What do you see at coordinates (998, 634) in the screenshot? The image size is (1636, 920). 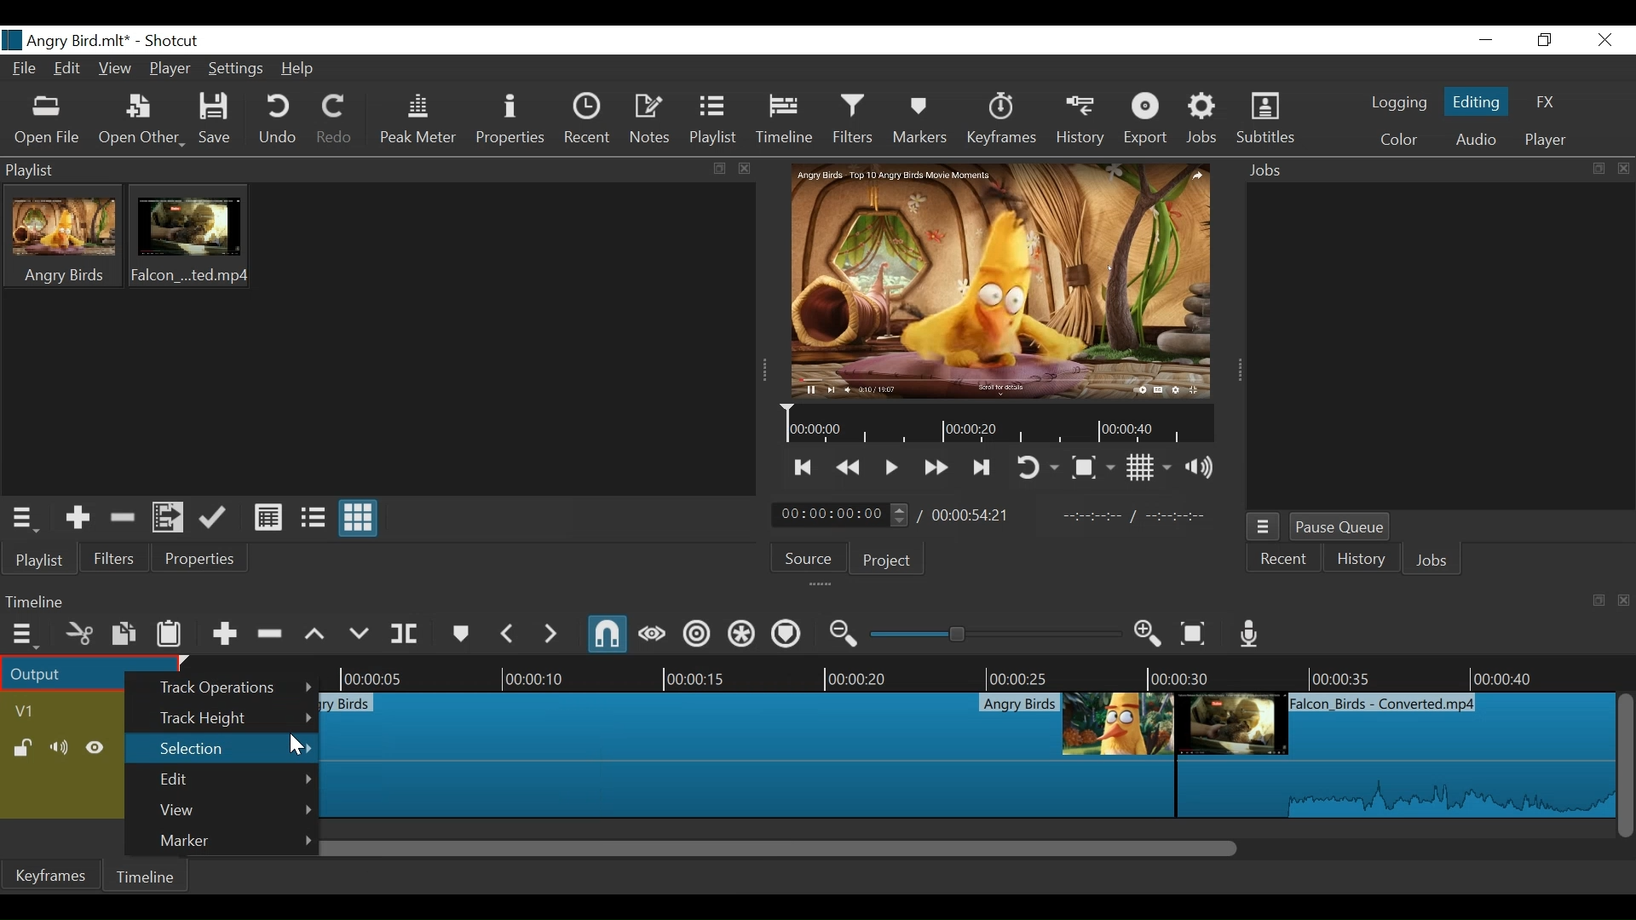 I see `Zoom Slider` at bounding box center [998, 634].